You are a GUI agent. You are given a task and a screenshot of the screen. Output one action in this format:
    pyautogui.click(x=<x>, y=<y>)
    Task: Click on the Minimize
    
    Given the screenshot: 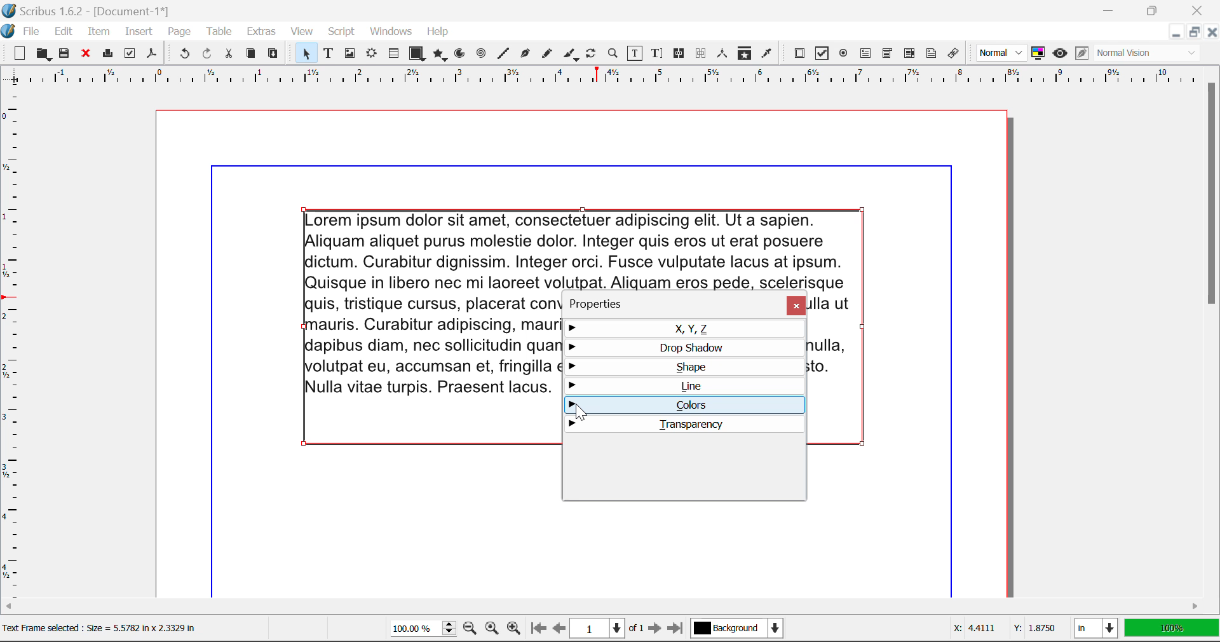 What is the action you would take?
    pyautogui.click(x=1193, y=32)
    